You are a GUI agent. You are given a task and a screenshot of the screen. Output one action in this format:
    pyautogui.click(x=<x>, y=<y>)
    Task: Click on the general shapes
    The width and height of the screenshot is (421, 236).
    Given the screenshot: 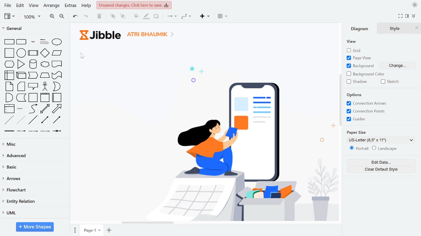 What is the action you would take?
    pyautogui.click(x=45, y=97)
    